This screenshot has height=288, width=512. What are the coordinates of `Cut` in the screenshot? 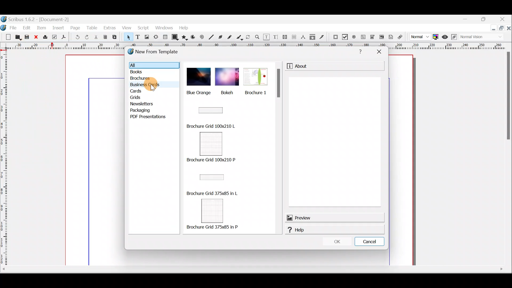 It's located at (96, 37).